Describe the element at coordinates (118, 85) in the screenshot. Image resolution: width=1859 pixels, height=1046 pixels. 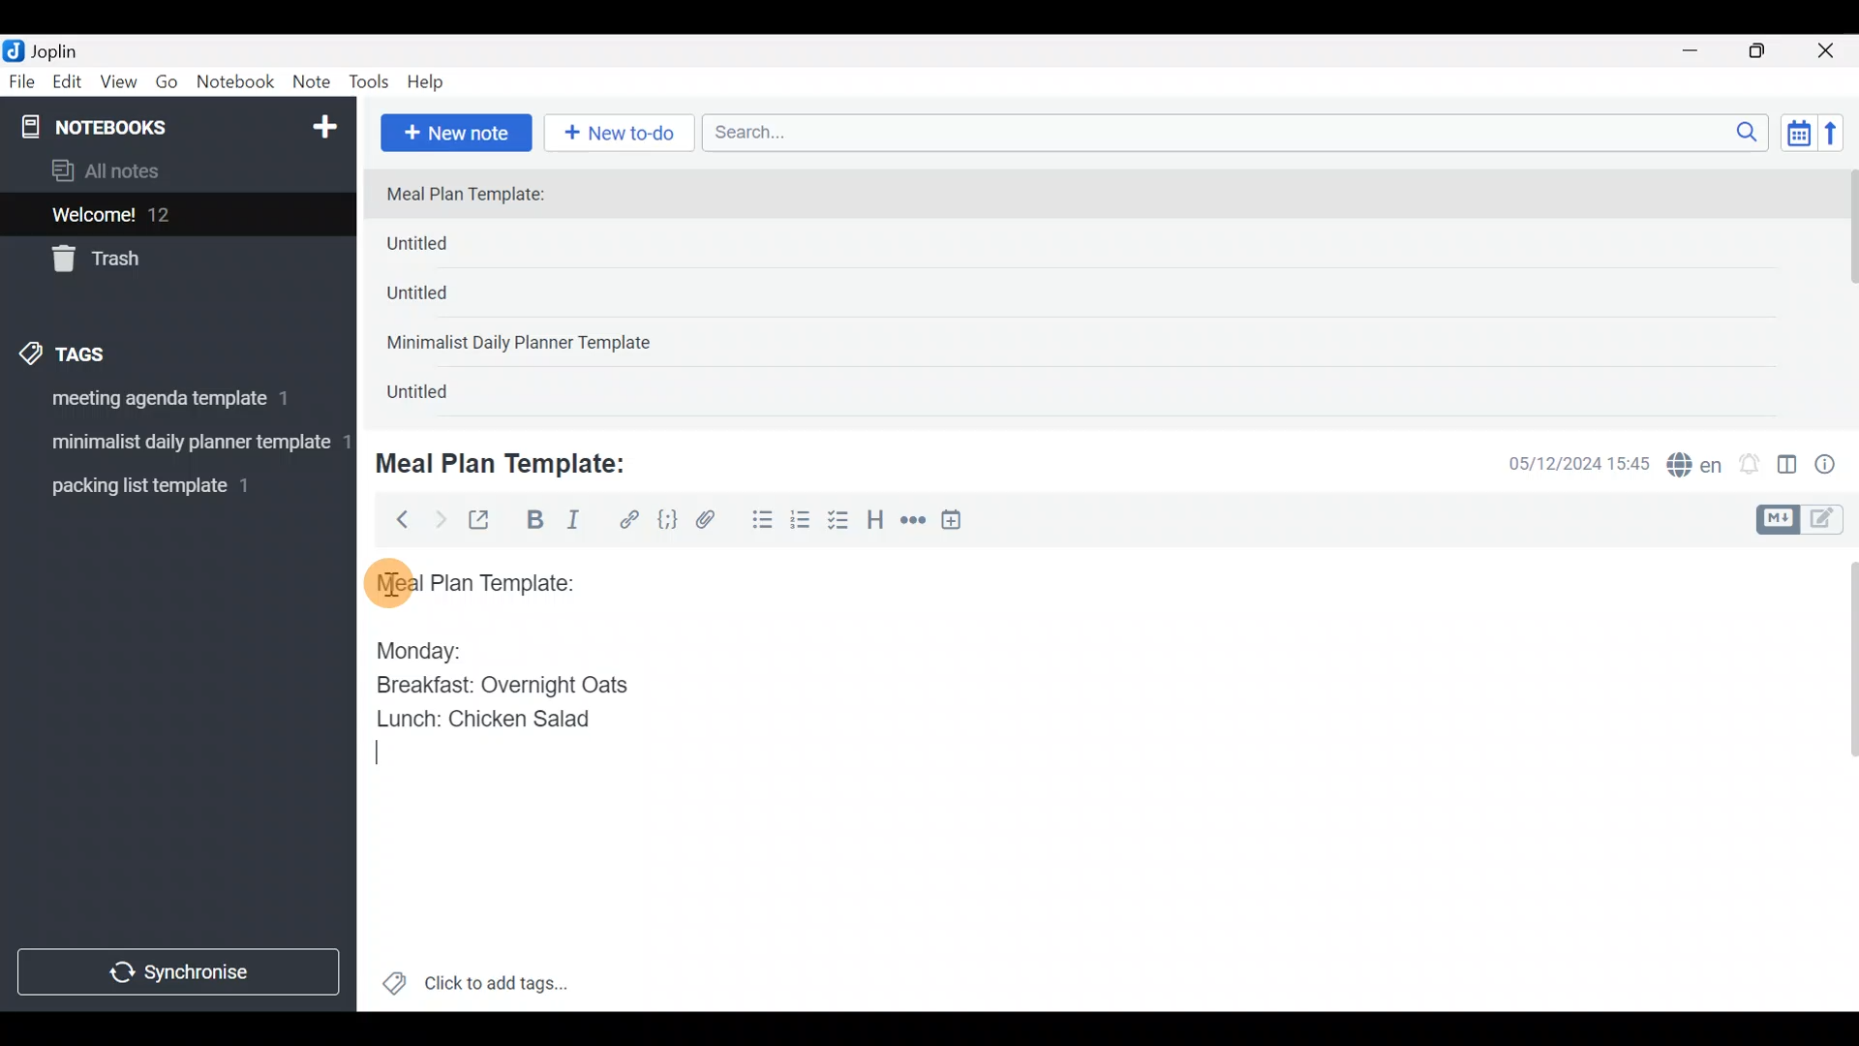
I see `View` at that location.